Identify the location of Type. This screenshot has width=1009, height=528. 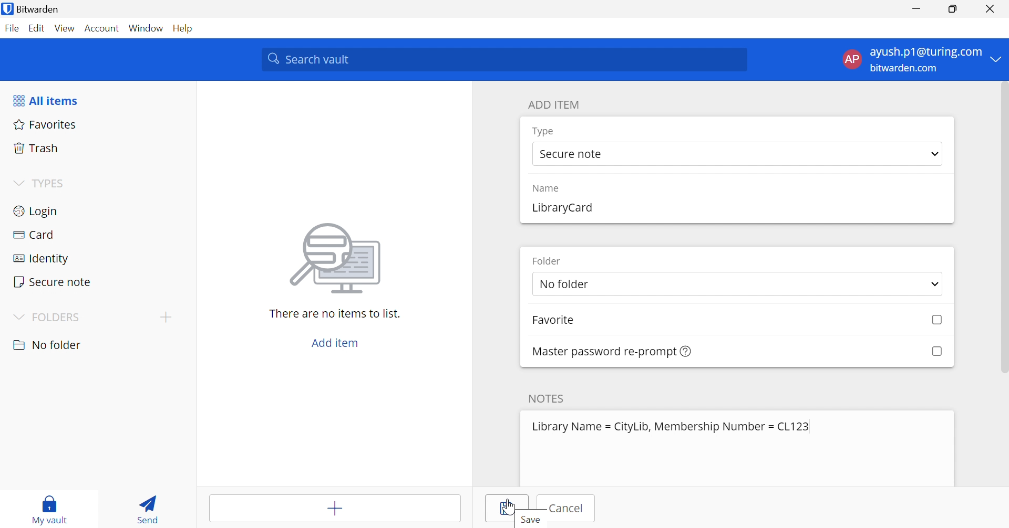
(544, 132).